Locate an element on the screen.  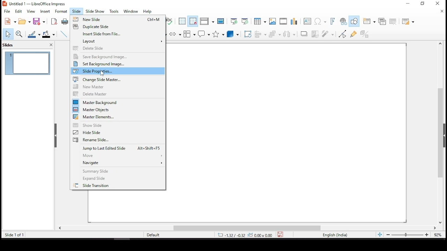
slide properties is located at coordinates (118, 71).